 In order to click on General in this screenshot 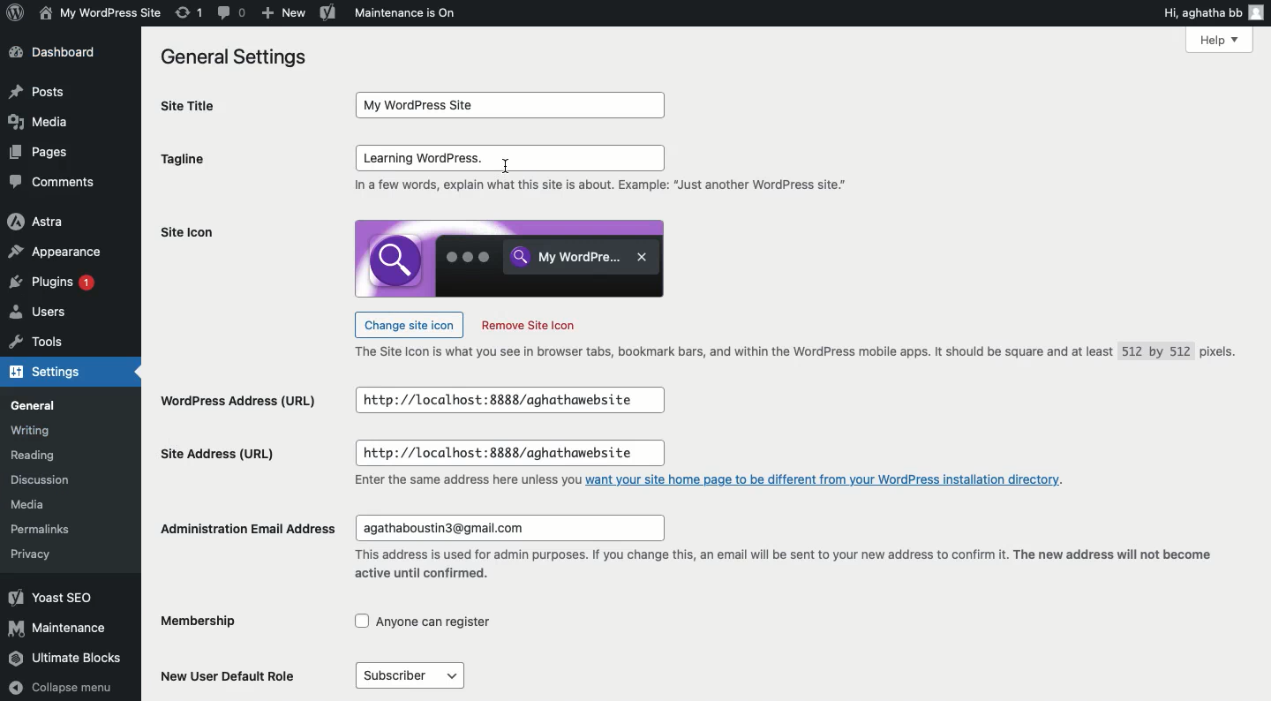, I will do `click(37, 406)`.